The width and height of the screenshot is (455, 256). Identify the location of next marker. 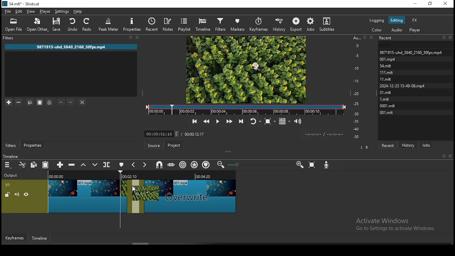
(144, 165).